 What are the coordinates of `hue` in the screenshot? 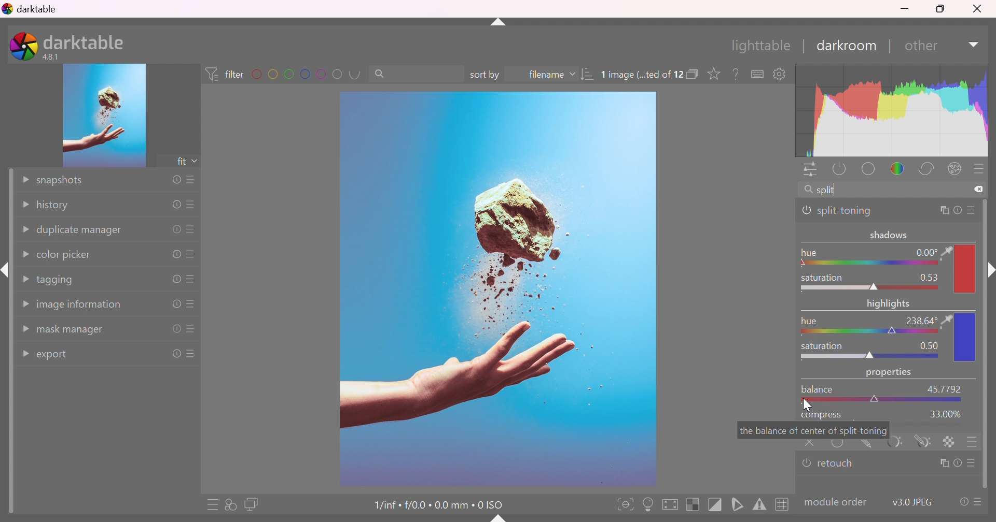 It's located at (809, 321).